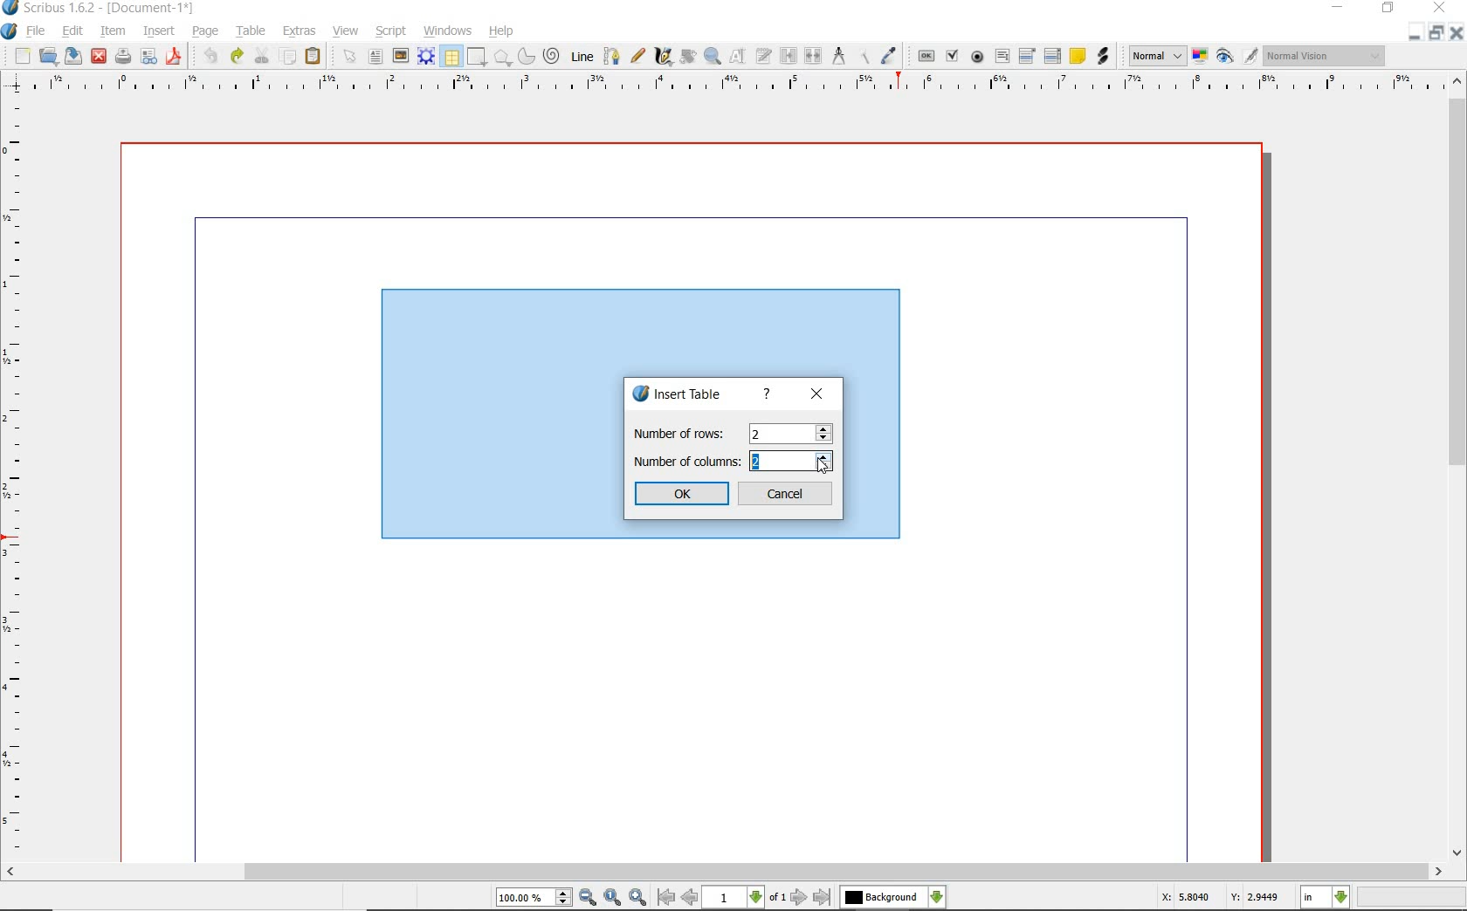  What do you see at coordinates (683, 395) in the screenshot?
I see `Insert Table` at bounding box center [683, 395].